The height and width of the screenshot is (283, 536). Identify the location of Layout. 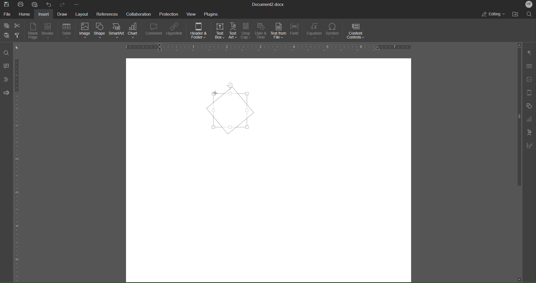
(81, 14).